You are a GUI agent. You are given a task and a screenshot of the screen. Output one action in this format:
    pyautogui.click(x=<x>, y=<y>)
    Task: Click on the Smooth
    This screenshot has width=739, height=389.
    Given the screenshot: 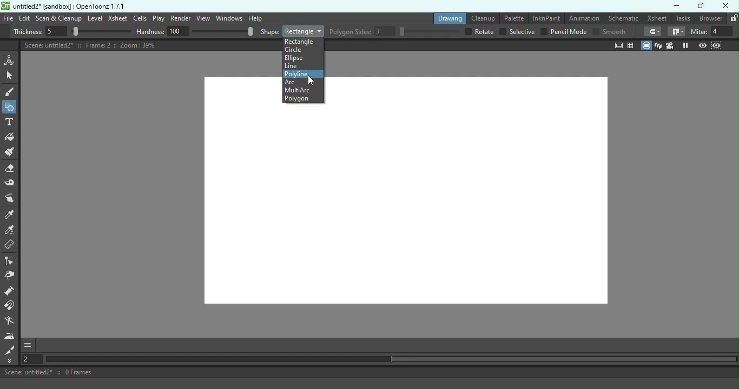 What is the action you would take?
    pyautogui.click(x=610, y=32)
    